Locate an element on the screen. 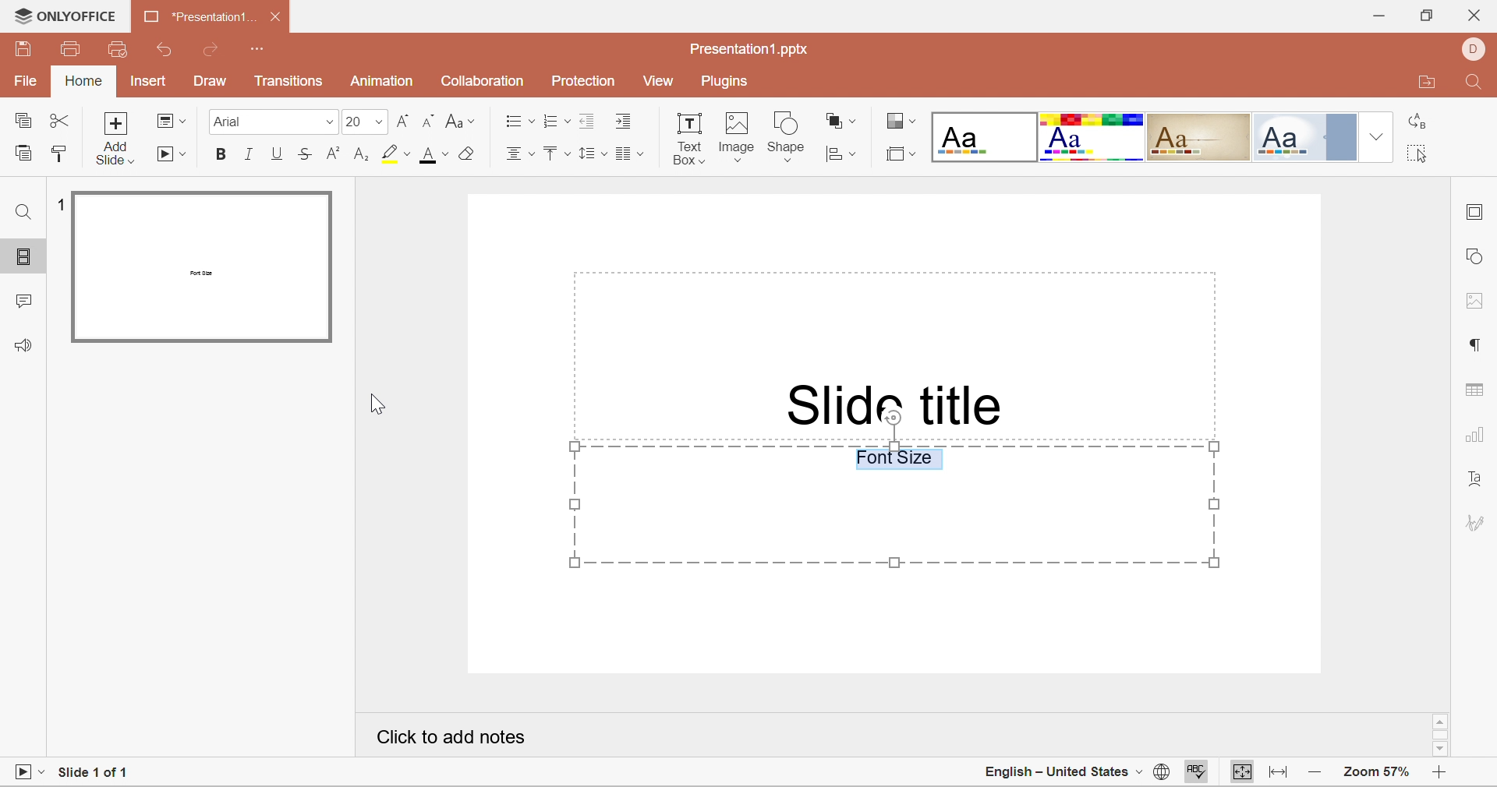  Select all is located at coordinates (1415, 153).